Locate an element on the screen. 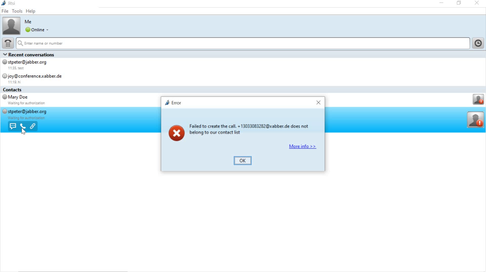 This screenshot has height=272, width=486. contacts is located at coordinates (16, 90).